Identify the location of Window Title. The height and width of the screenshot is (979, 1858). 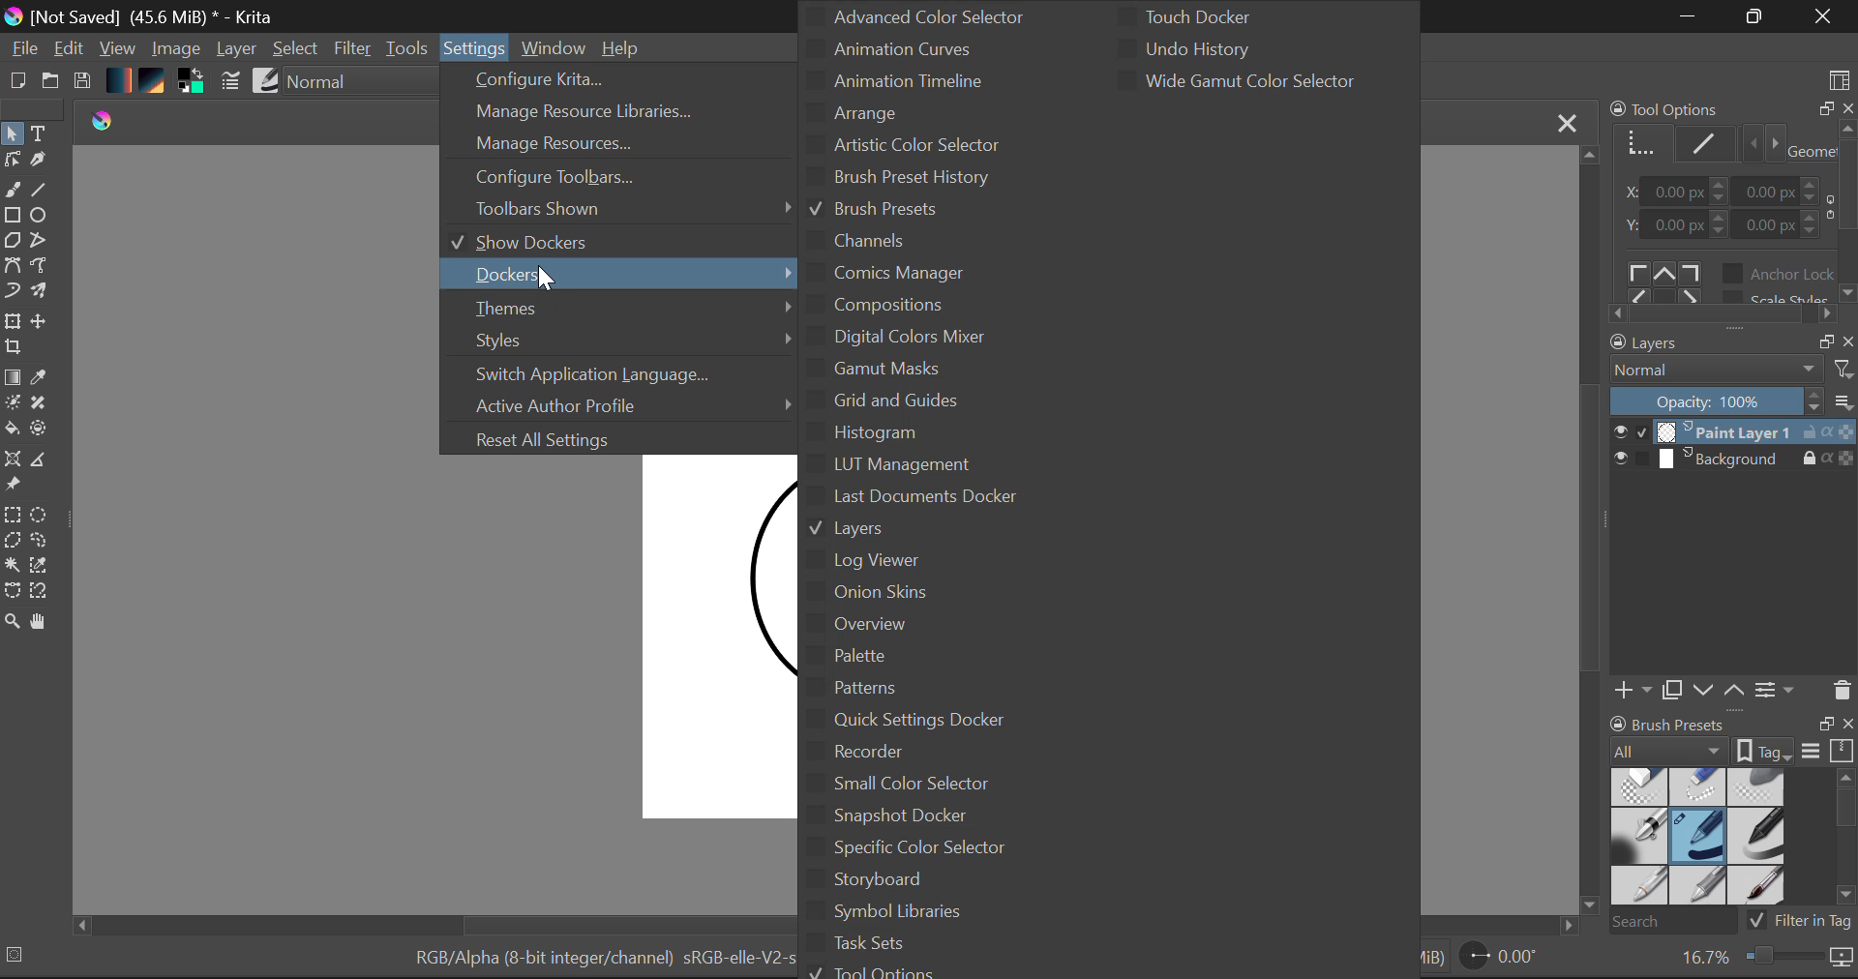
(144, 16).